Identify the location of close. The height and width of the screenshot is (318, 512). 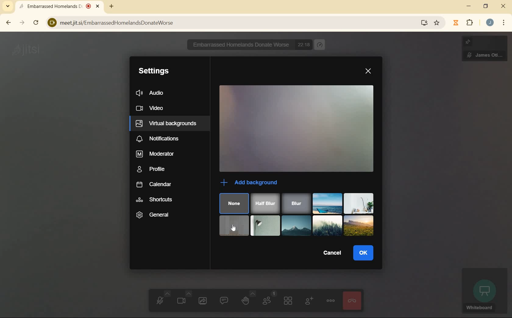
(369, 72).